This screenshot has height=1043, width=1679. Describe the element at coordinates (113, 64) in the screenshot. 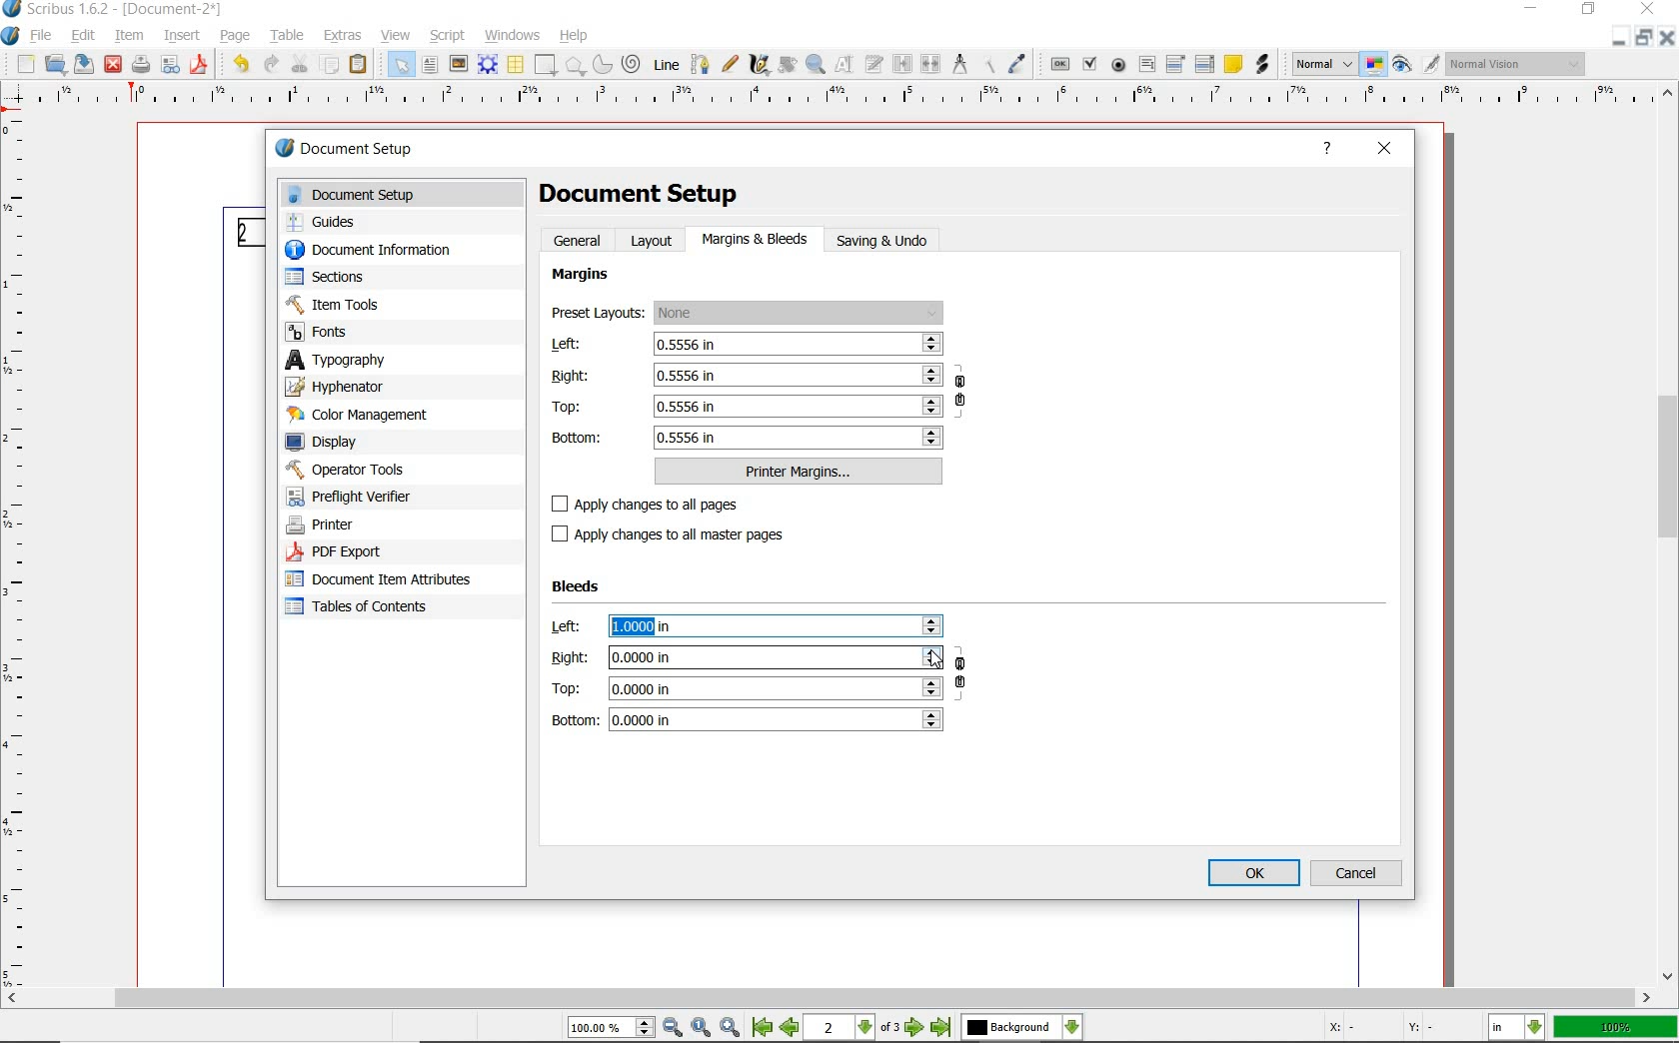

I see `close` at that location.